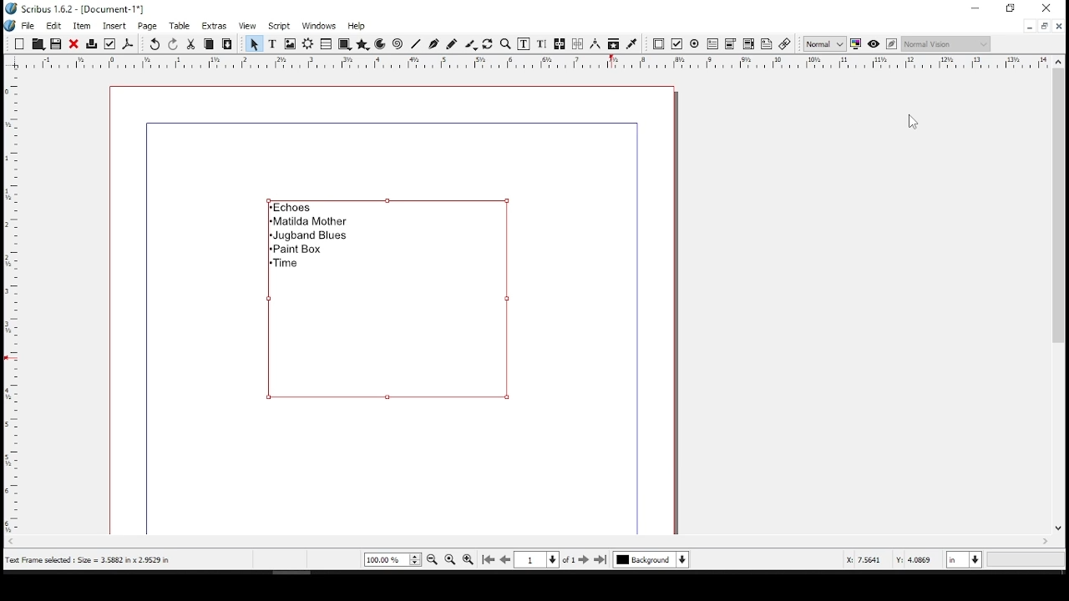 The width and height of the screenshot is (1069, 601). I want to click on render frame, so click(308, 44).